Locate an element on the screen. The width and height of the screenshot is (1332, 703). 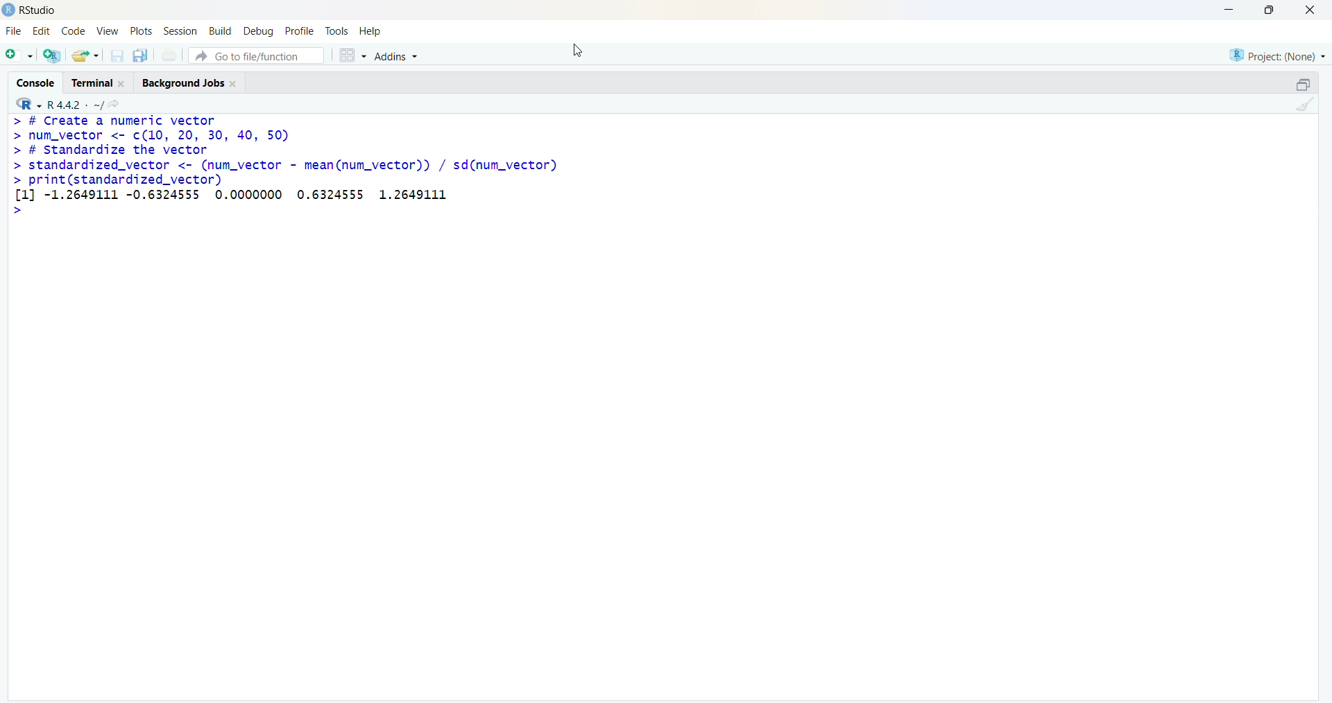
save is located at coordinates (117, 55).